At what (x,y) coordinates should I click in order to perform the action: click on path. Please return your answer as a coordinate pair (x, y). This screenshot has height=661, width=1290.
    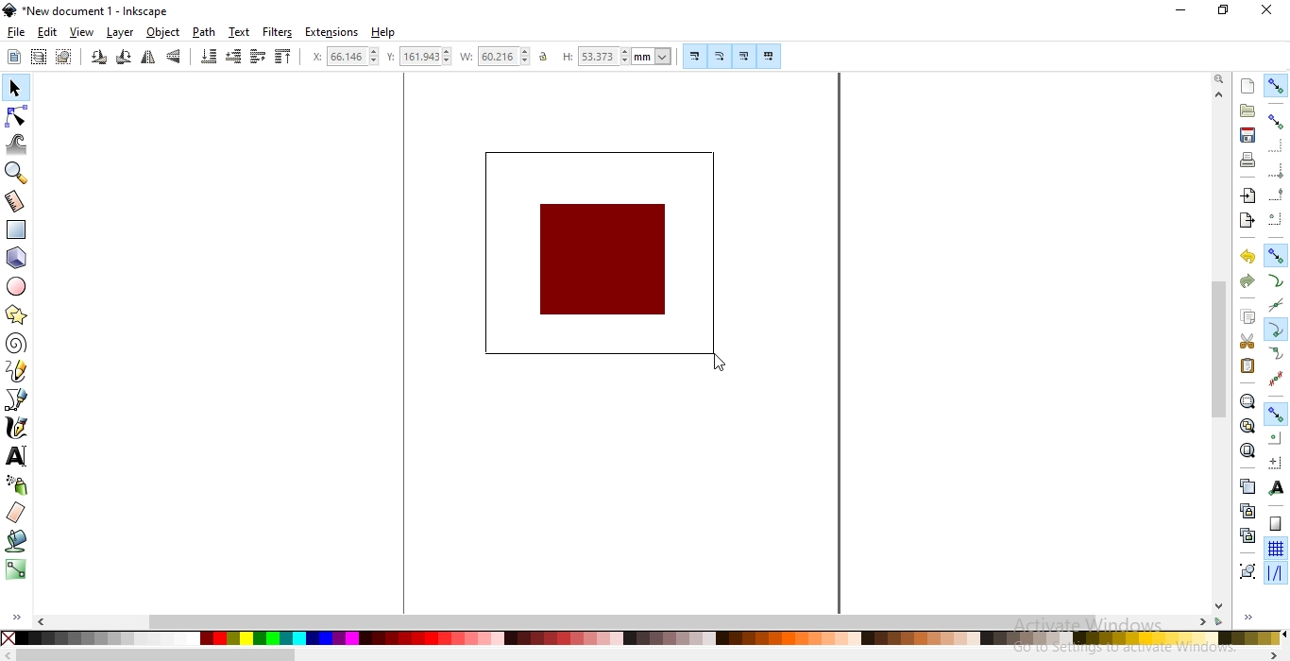
    Looking at the image, I should click on (204, 32).